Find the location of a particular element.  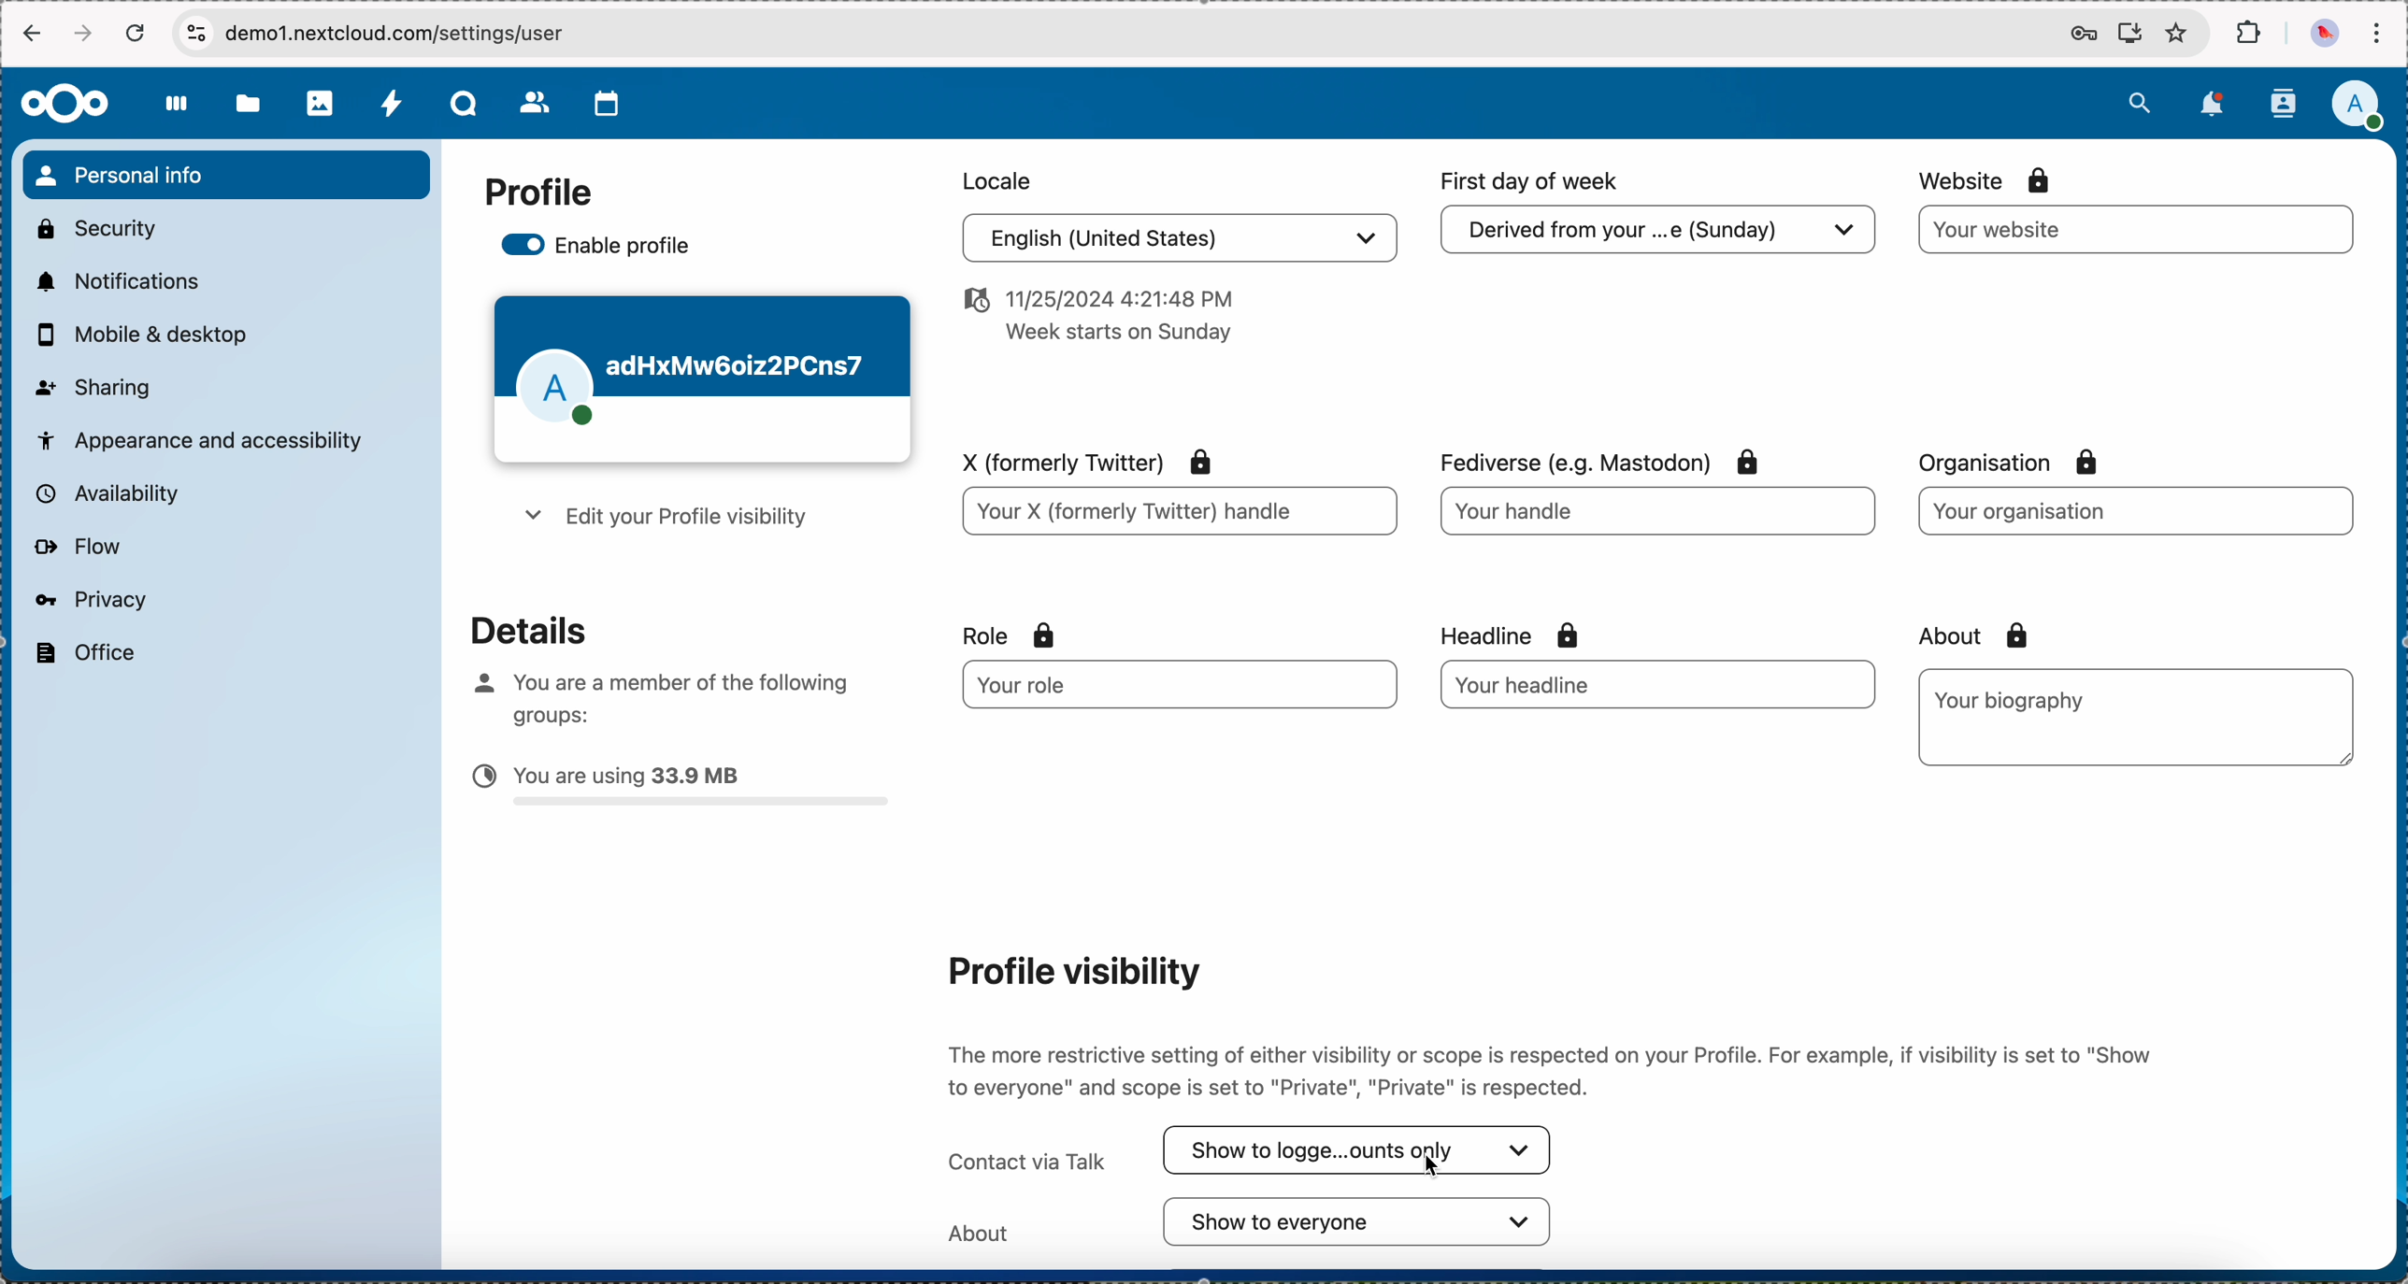

activity is located at coordinates (393, 106).